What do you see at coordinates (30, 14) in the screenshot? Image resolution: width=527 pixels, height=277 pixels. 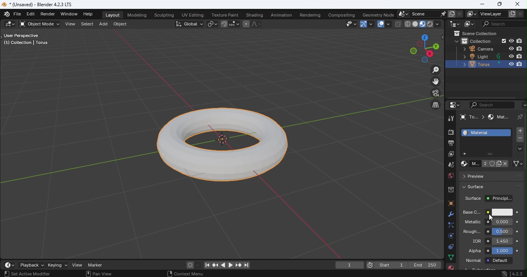 I see `Edit` at bounding box center [30, 14].